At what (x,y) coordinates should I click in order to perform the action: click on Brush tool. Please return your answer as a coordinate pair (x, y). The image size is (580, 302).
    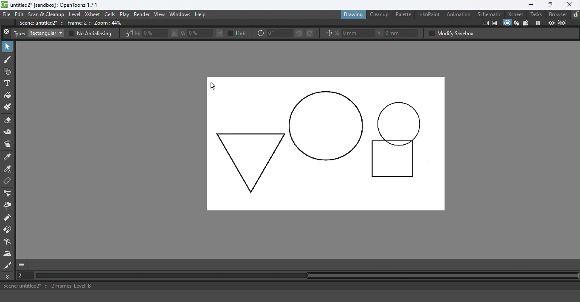
    Looking at the image, I should click on (8, 60).